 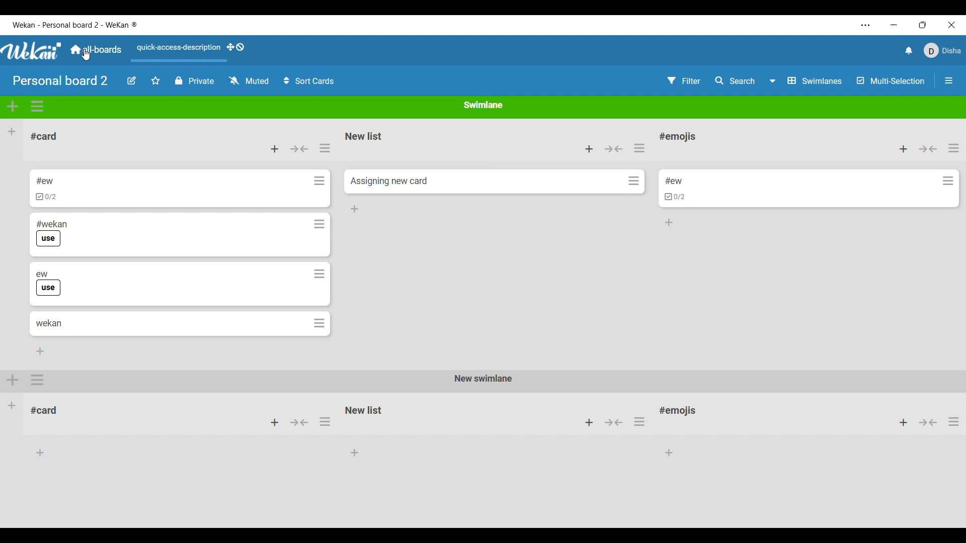 What do you see at coordinates (390, 182) in the screenshot?
I see `Card name` at bounding box center [390, 182].